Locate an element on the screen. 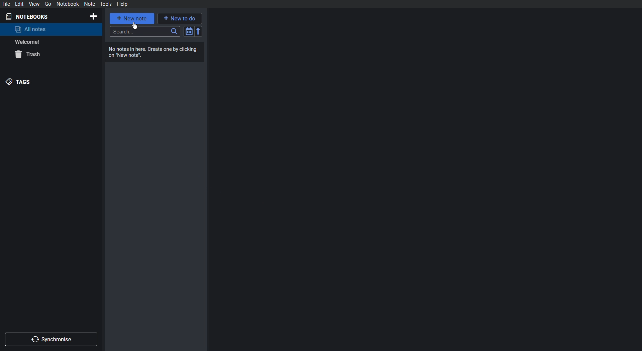  Add is located at coordinates (93, 16).